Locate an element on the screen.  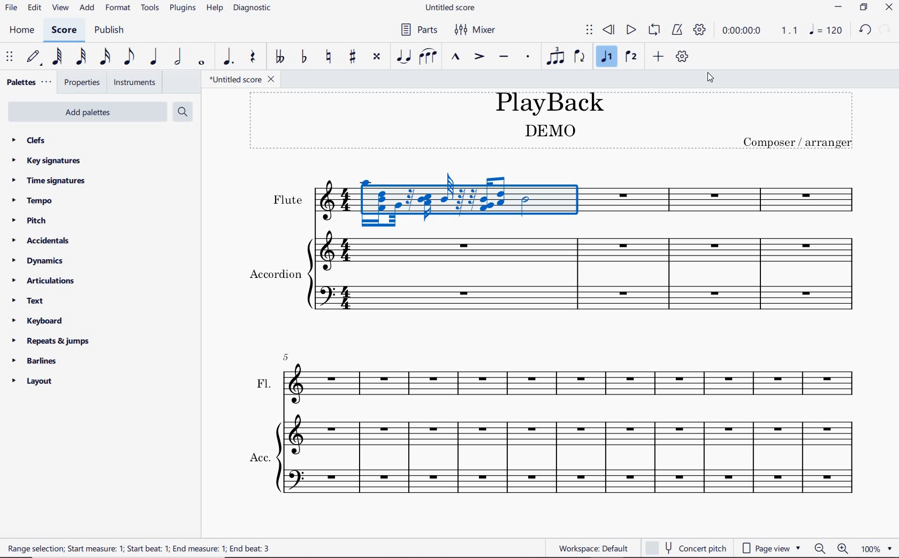
Workspace: Default is located at coordinates (597, 547).